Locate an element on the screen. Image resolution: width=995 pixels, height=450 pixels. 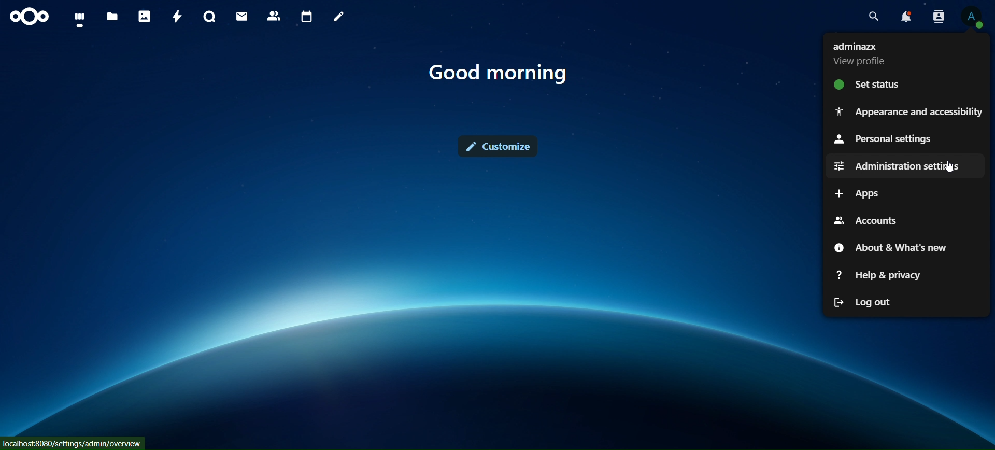
customize is located at coordinates (500, 147).